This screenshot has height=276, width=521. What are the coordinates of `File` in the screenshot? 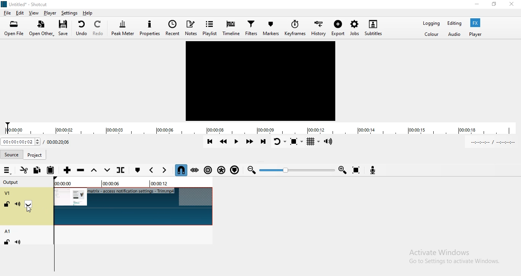 It's located at (7, 13).